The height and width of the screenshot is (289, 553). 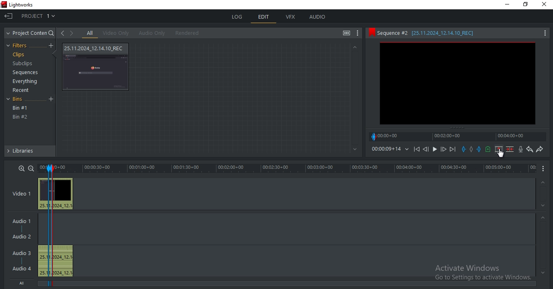 What do you see at coordinates (545, 6) in the screenshot?
I see `Close` at bounding box center [545, 6].